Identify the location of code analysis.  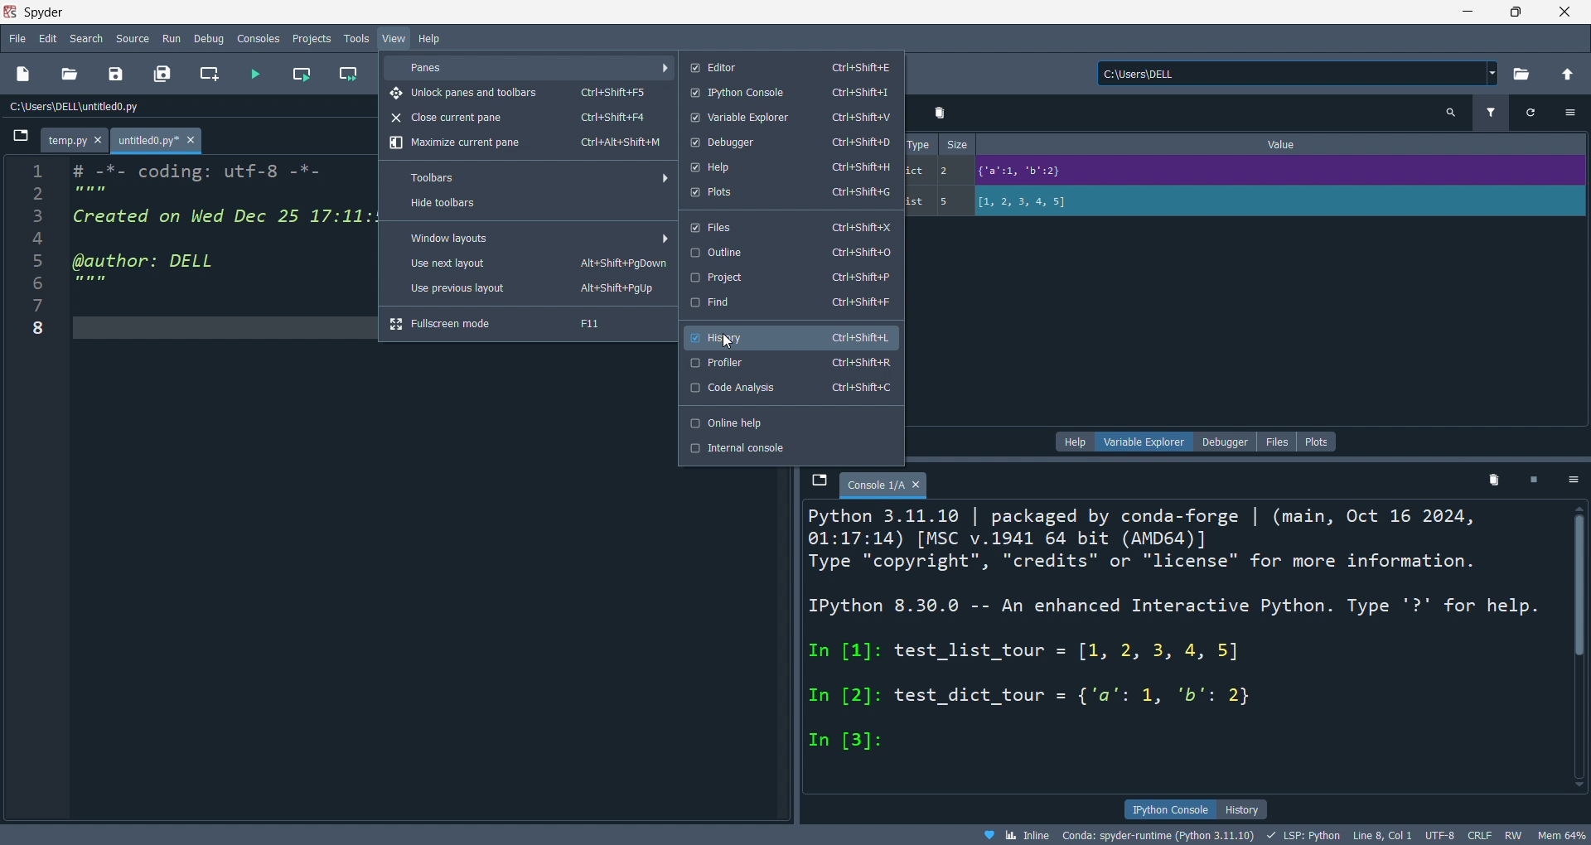
(791, 389).